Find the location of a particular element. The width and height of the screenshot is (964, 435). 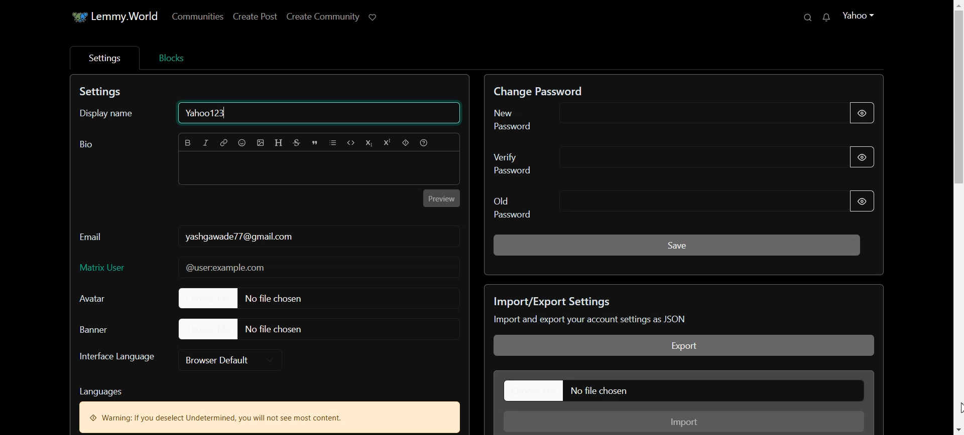

File chosen is located at coordinates (259, 298).